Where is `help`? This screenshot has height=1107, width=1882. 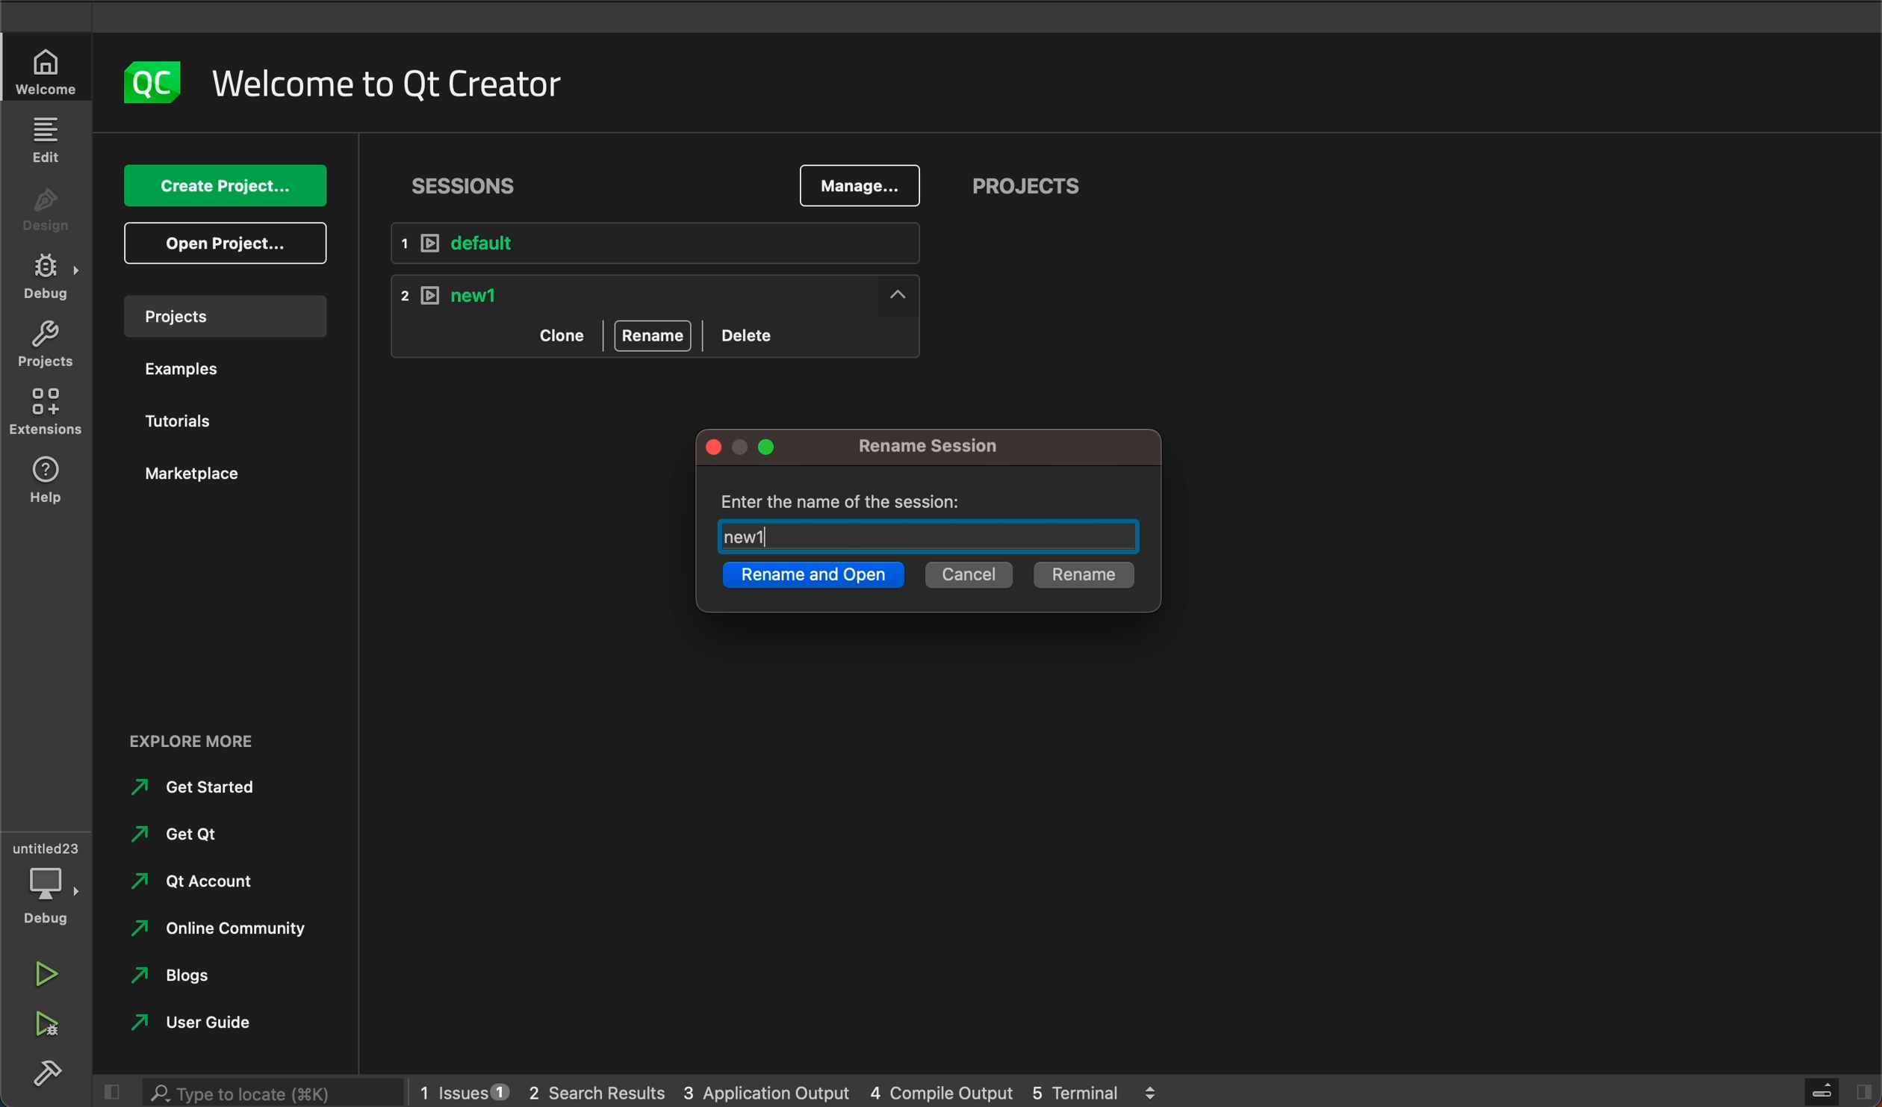
help is located at coordinates (40, 479).